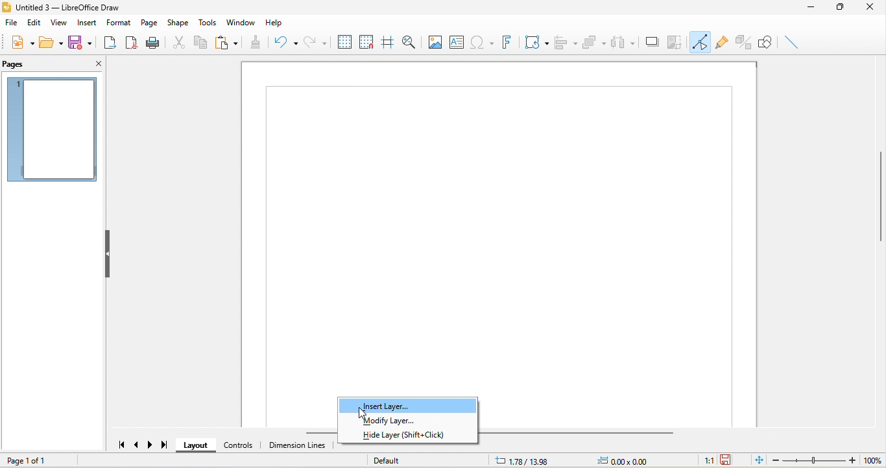 The image size is (886, 468). Describe the element at coordinates (178, 23) in the screenshot. I see `shape` at that location.